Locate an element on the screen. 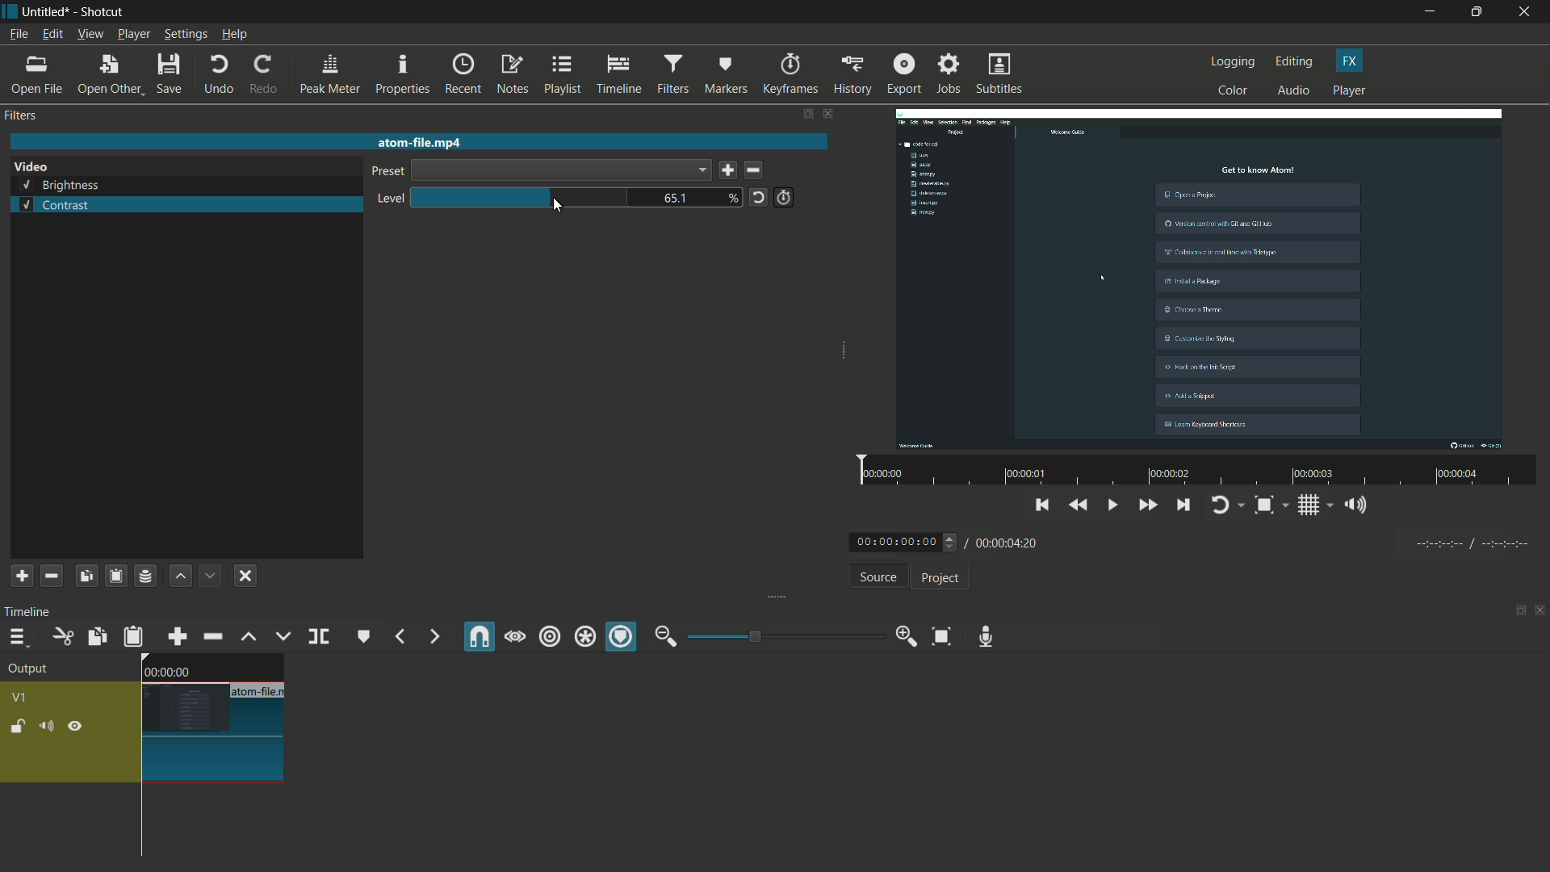  atom-file.mp4 is located at coordinates (418, 141).